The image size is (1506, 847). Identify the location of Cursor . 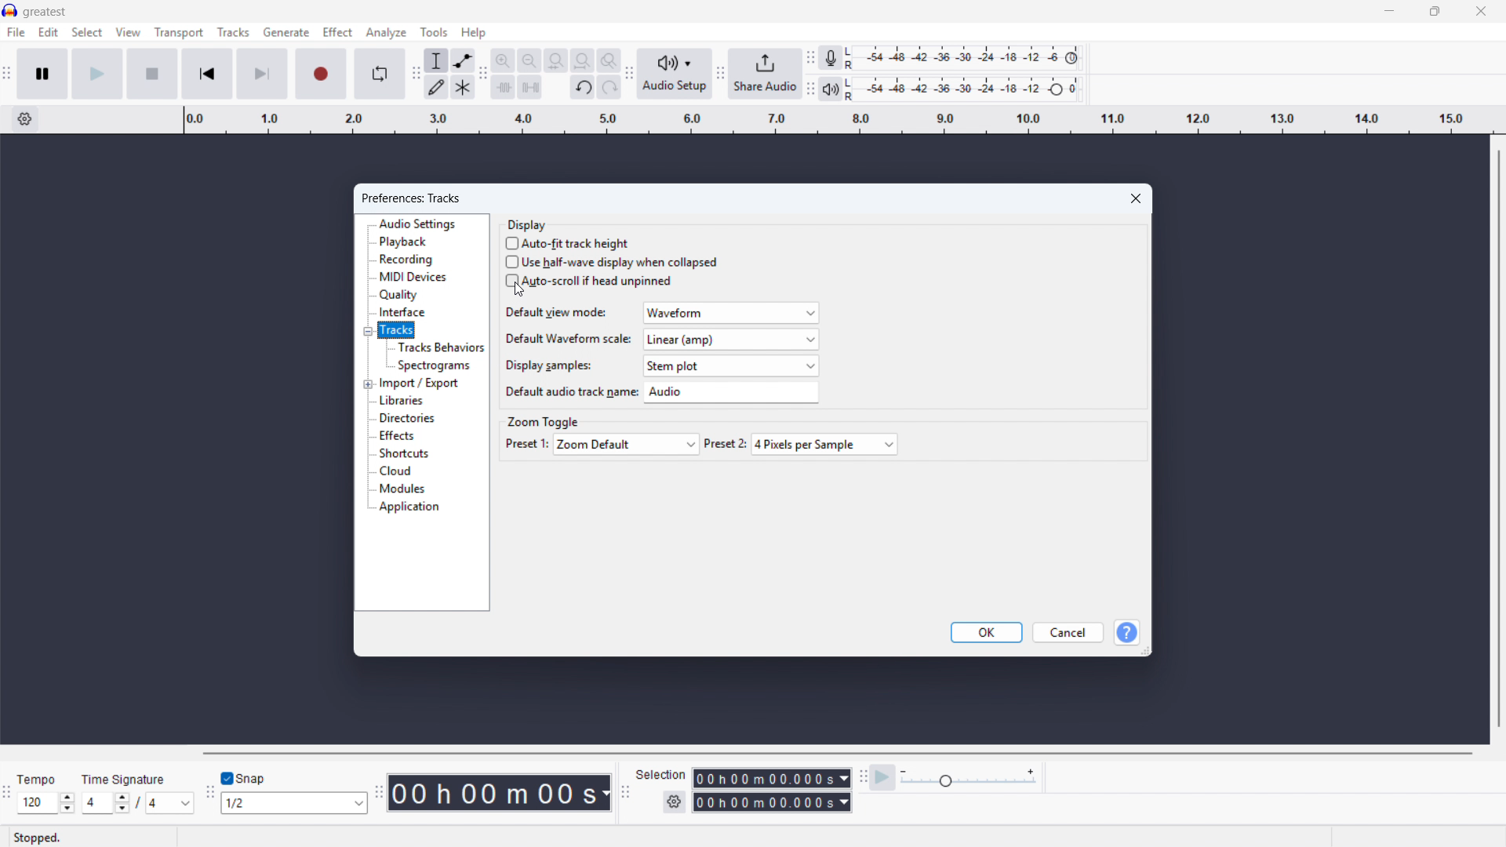
(520, 290).